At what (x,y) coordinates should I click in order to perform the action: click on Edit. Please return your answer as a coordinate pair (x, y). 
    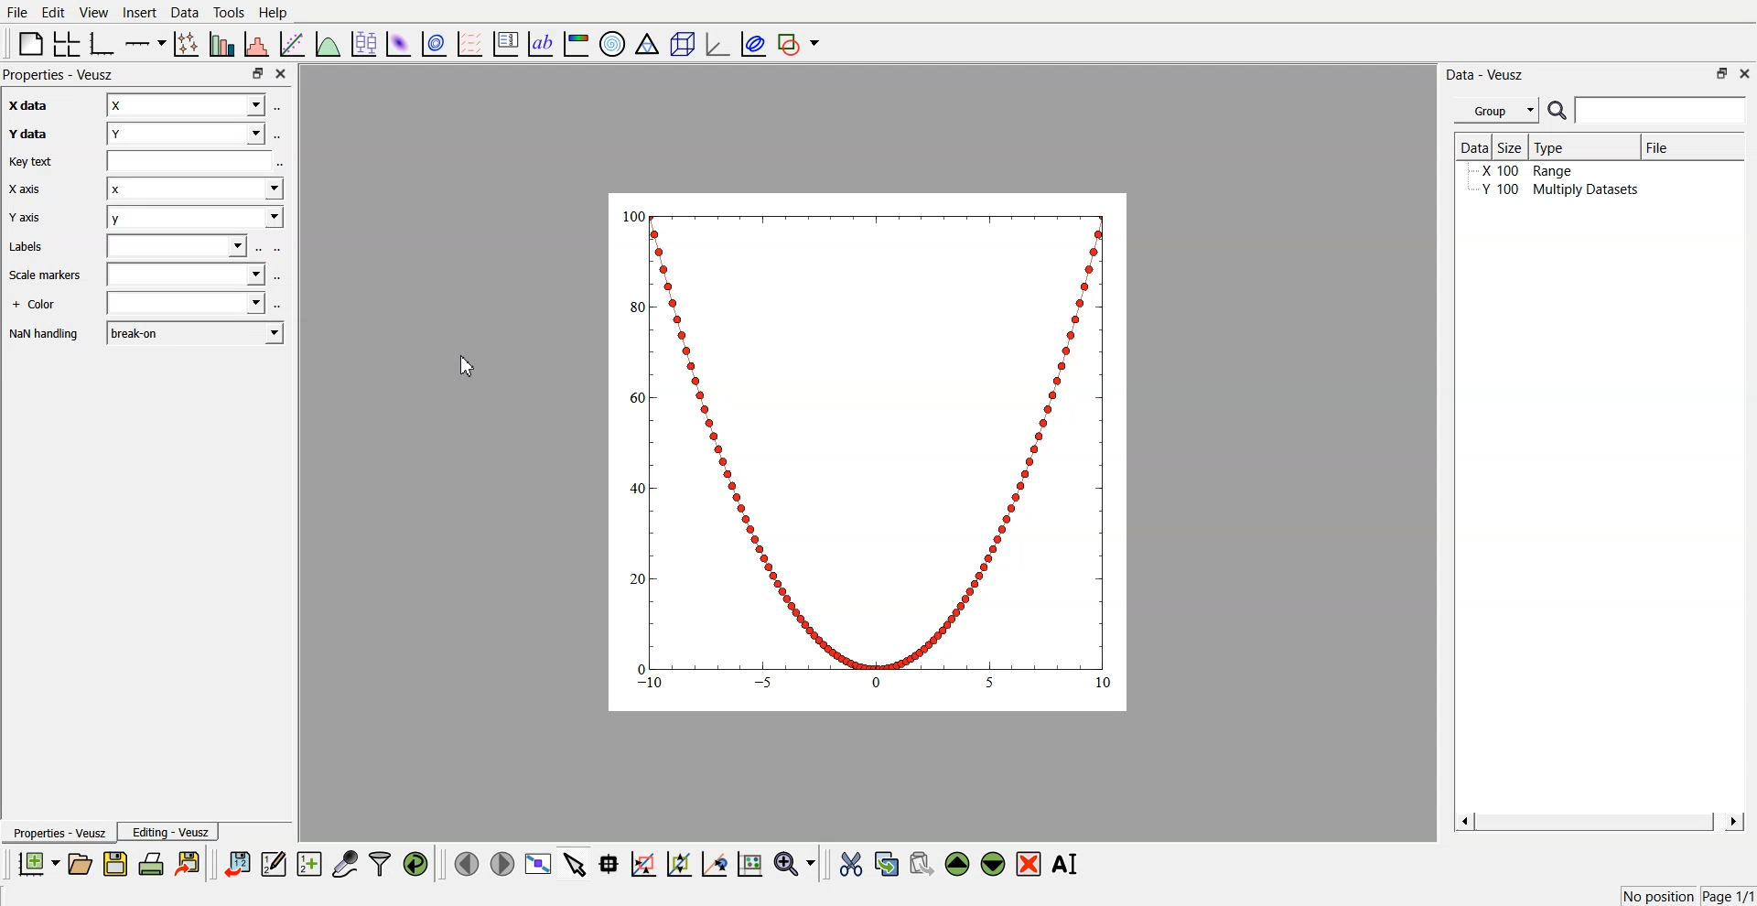
    Looking at the image, I should click on (54, 12).